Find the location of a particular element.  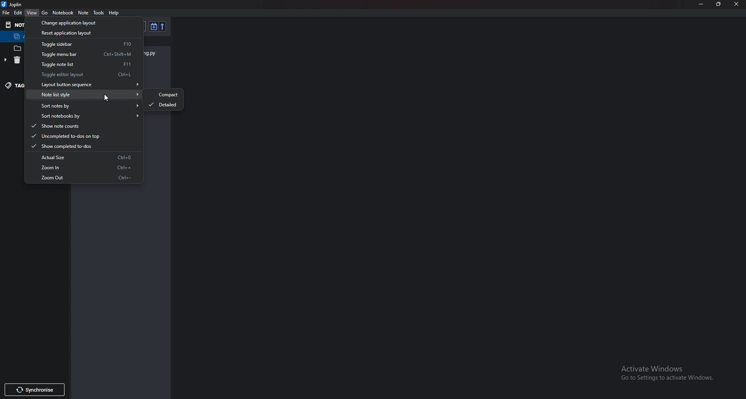

files is located at coordinates (17, 47).